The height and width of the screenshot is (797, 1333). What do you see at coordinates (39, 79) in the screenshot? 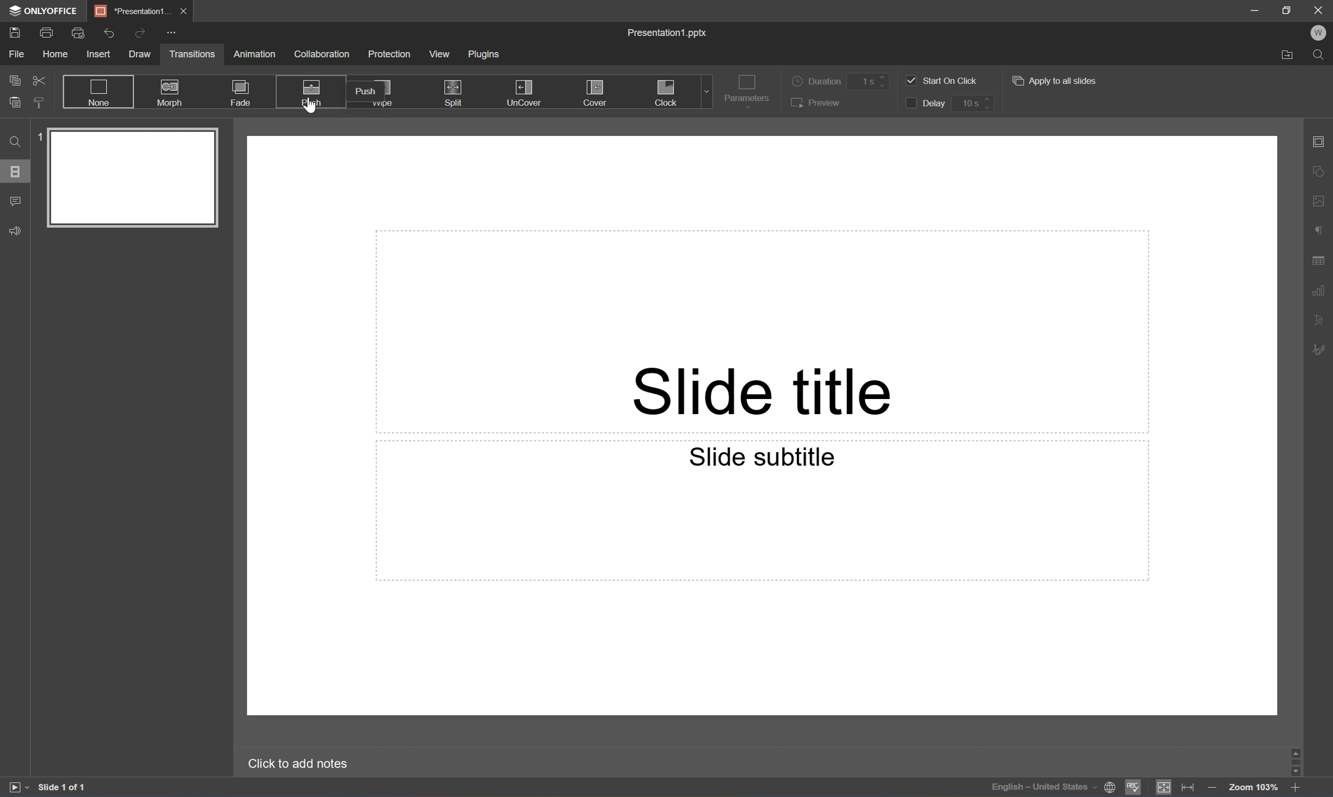
I see `Cut` at bounding box center [39, 79].